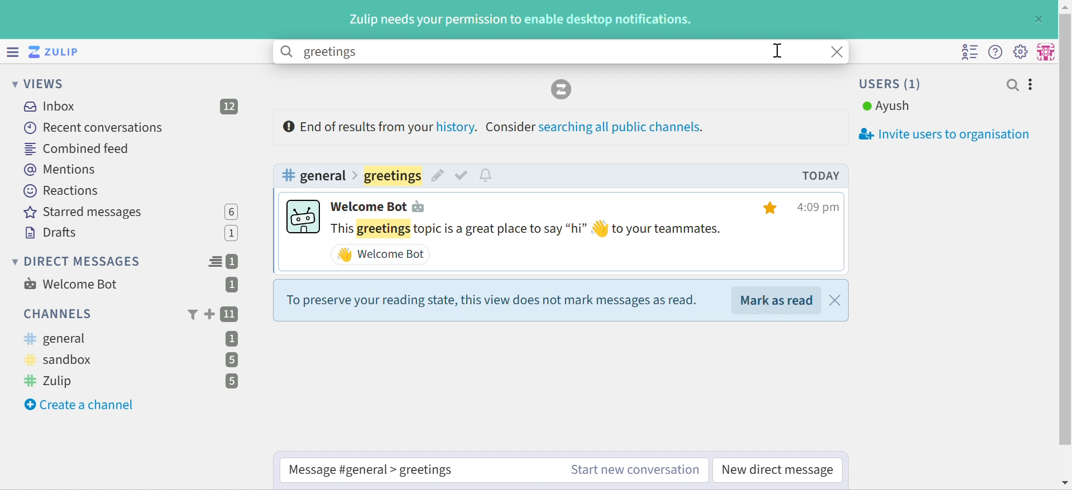 This screenshot has height=490, width=1072. Describe the element at coordinates (232, 286) in the screenshot. I see `1` at that location.